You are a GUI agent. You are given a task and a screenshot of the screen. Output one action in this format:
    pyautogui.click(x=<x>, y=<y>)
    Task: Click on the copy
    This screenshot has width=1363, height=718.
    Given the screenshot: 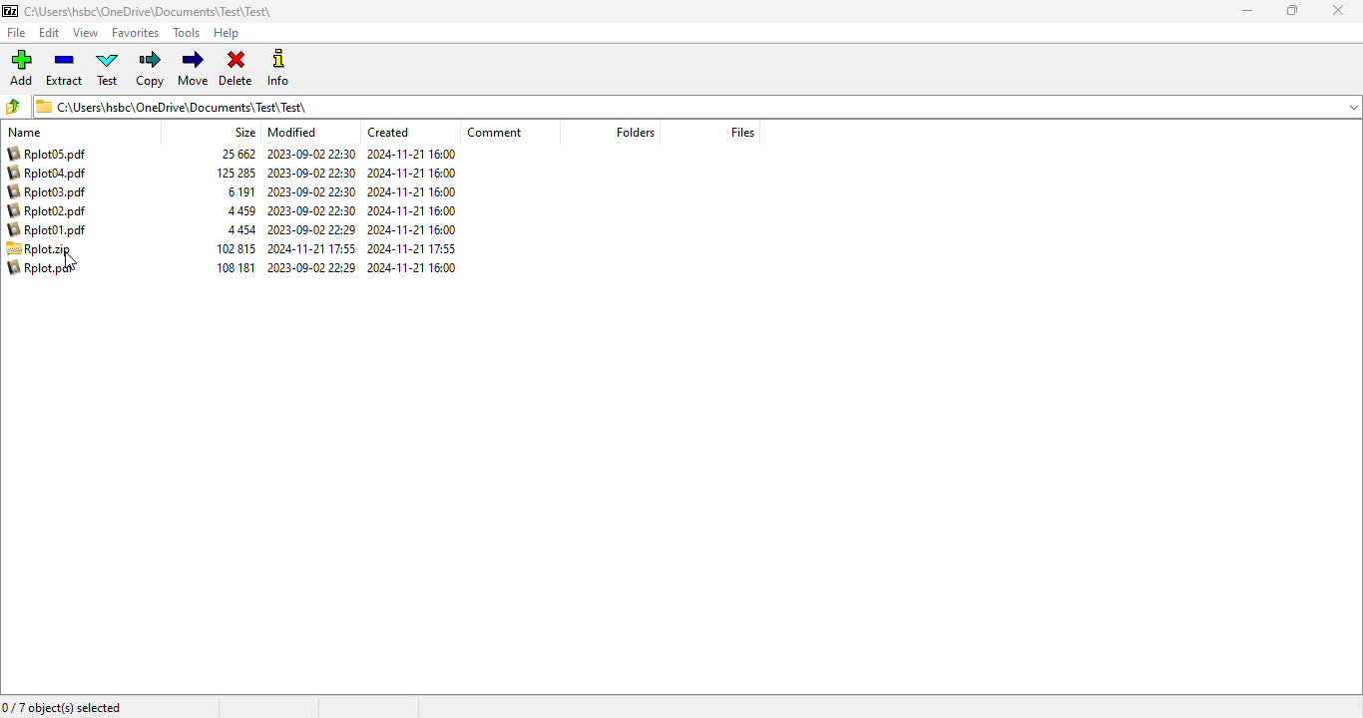 What is the action you would take?
    pyautogui.click(x=151, y=69)
    